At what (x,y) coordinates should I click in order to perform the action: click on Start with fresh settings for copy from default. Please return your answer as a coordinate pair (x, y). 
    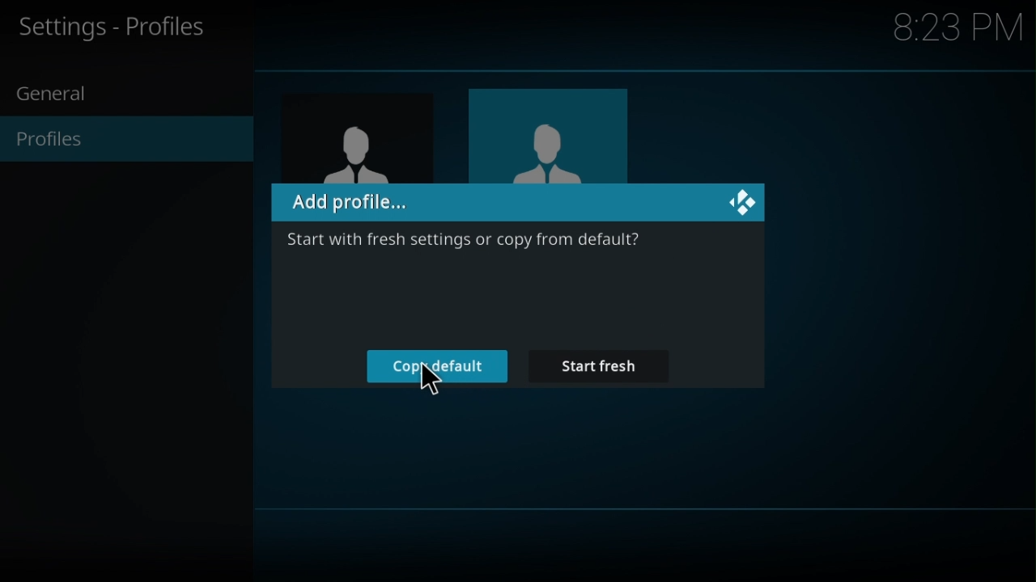
    Looking at the image, I should click on (477, 244).